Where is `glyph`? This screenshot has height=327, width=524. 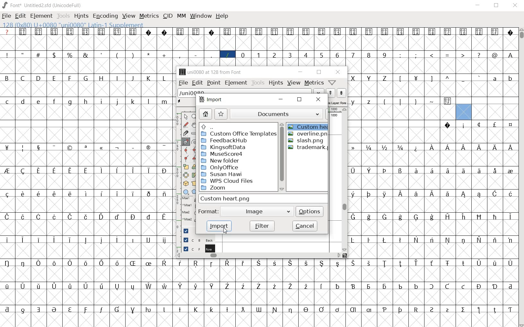 glyph is located at coordinates (70, 194).